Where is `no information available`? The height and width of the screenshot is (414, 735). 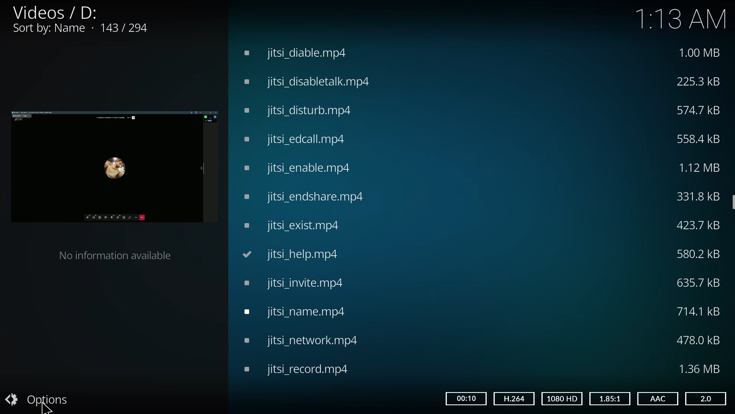
no information available is located at coordinates (116, 253).